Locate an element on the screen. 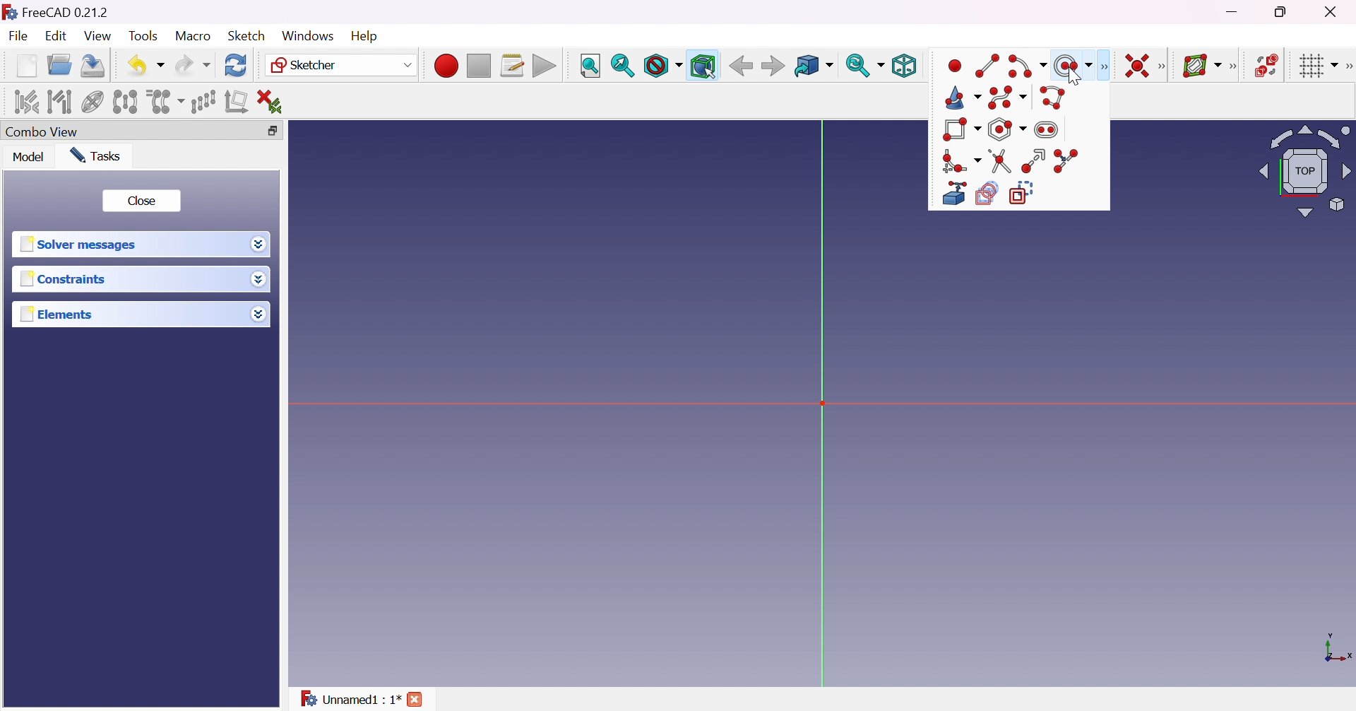  Redo is located at coordinates (193, 65).